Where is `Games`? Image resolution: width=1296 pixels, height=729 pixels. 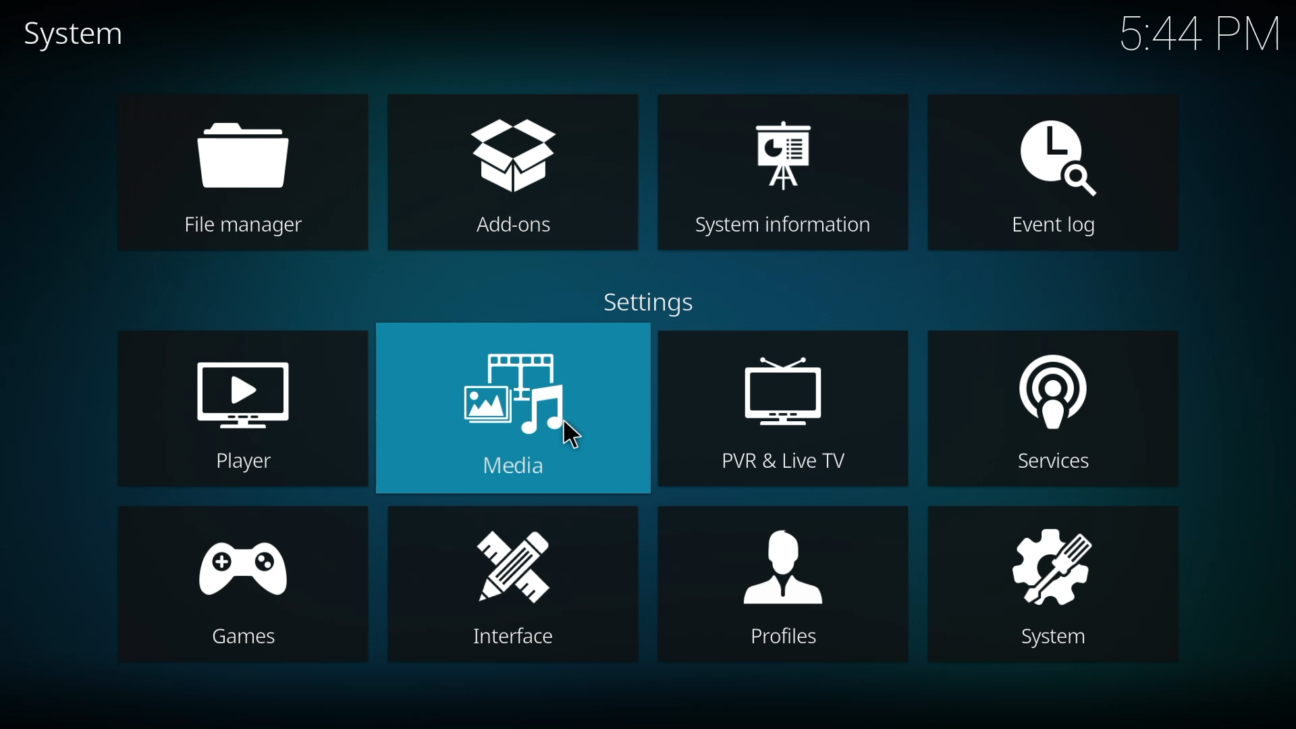
Games is located at coordinates (244, 638).